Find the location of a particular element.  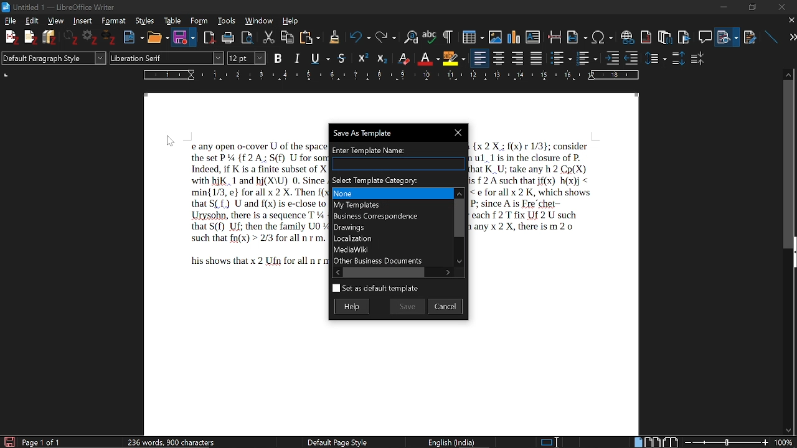

Categories is located at coordinates (390, 226).